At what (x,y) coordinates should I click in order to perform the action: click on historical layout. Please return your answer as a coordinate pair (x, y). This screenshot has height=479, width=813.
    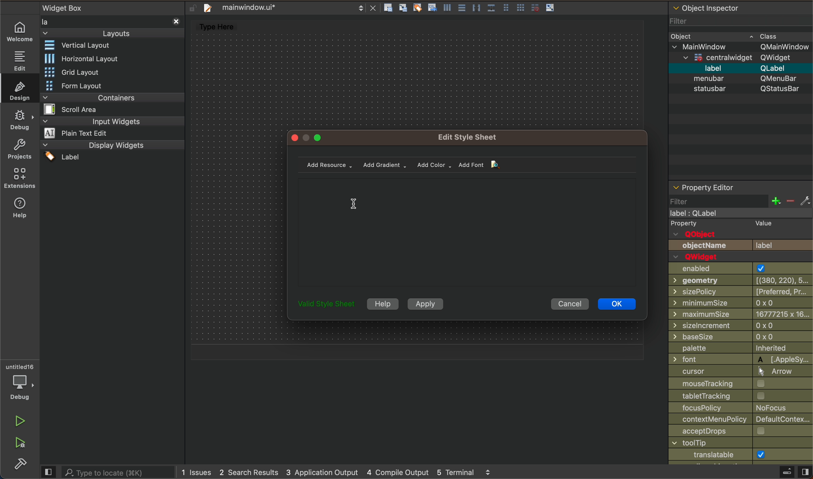
    Looking at the image, I should click on (82, 58).